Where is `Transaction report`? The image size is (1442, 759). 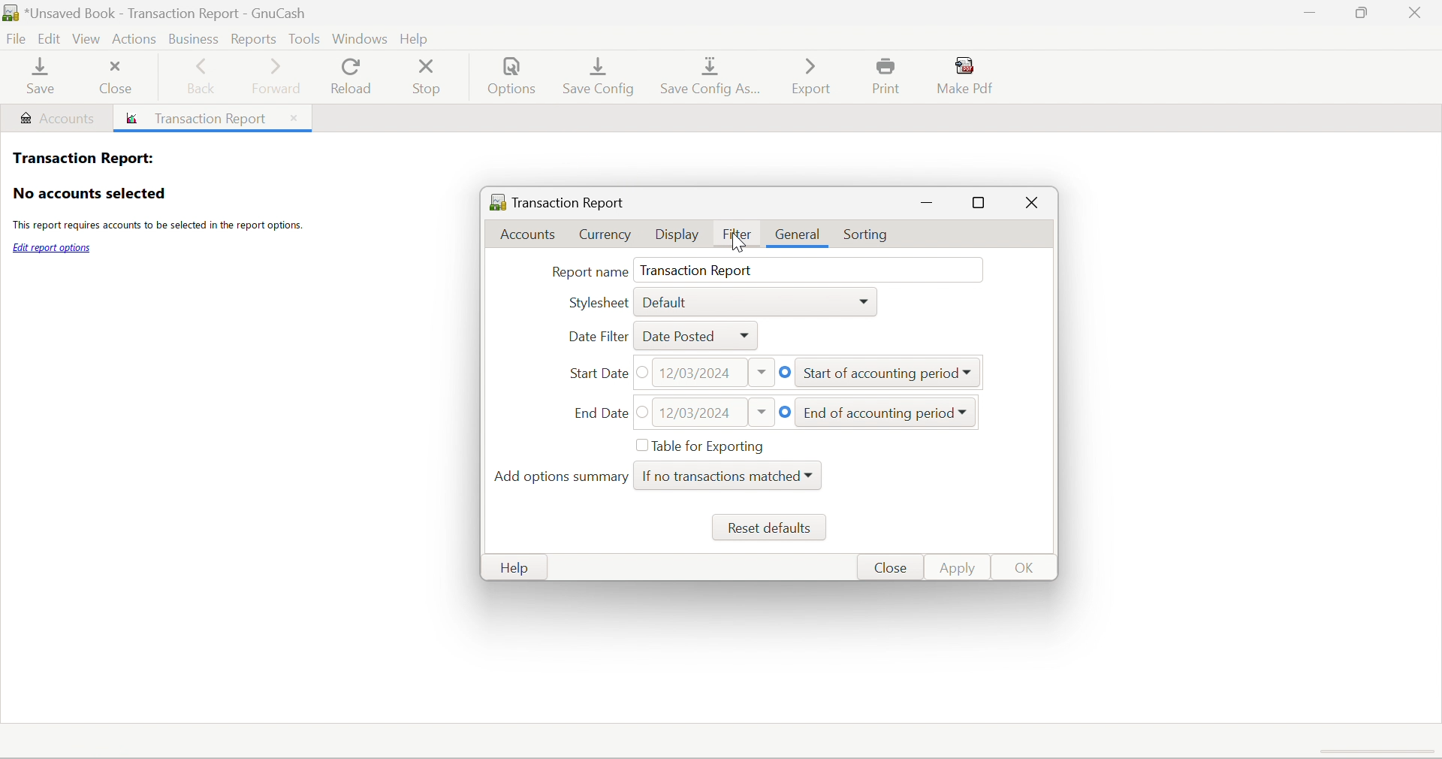
Transaction report is located at coordinates (201, 119).